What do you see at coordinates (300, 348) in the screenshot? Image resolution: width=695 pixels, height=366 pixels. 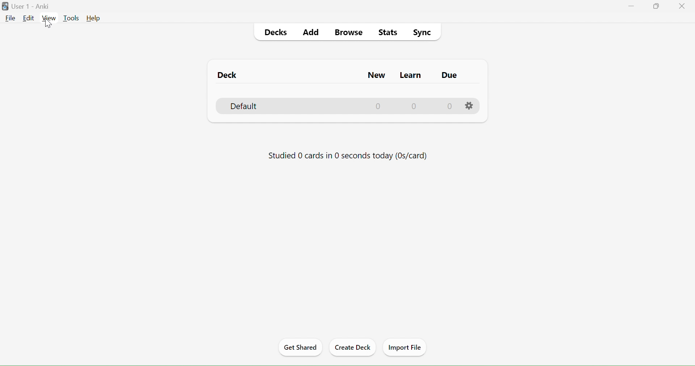 I see `get shared` at bounding box center [300, 348].